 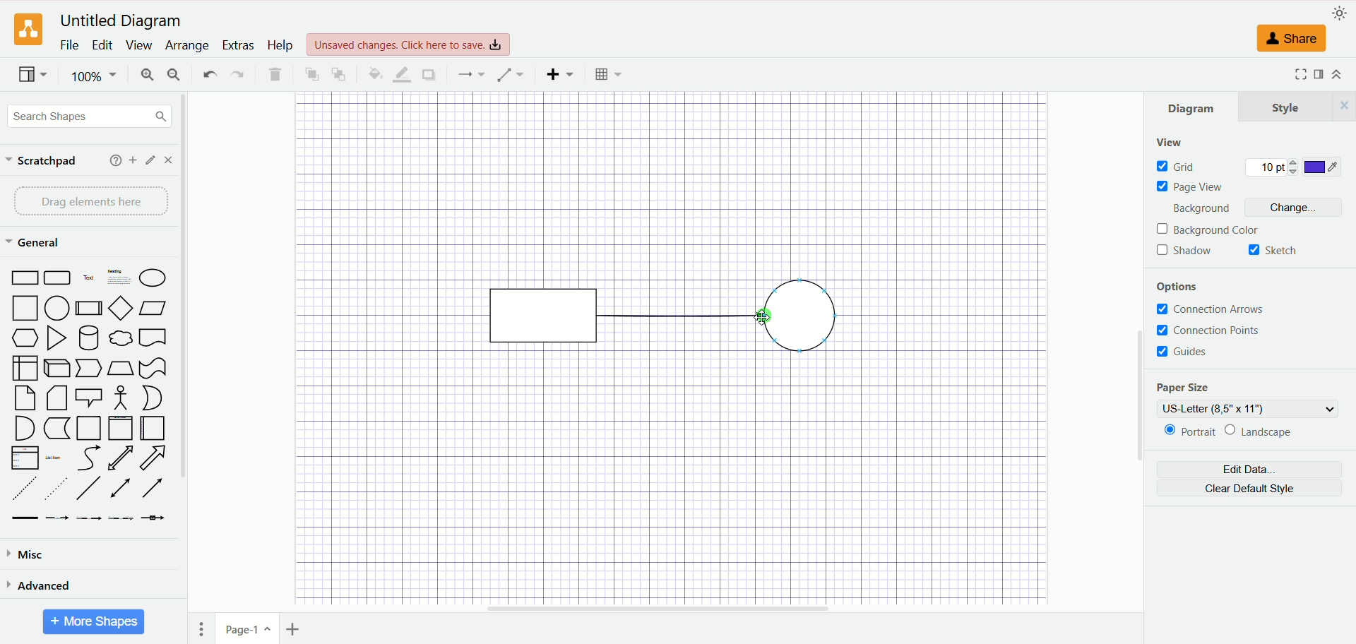 I want to click on search shapes, so click(x=87, y=116).